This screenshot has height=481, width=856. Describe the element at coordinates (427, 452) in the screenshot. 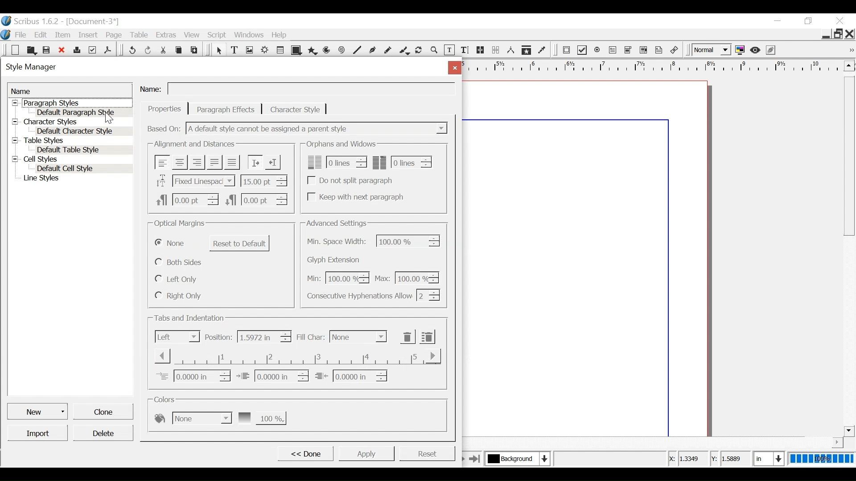

I see `Reset` at that location.